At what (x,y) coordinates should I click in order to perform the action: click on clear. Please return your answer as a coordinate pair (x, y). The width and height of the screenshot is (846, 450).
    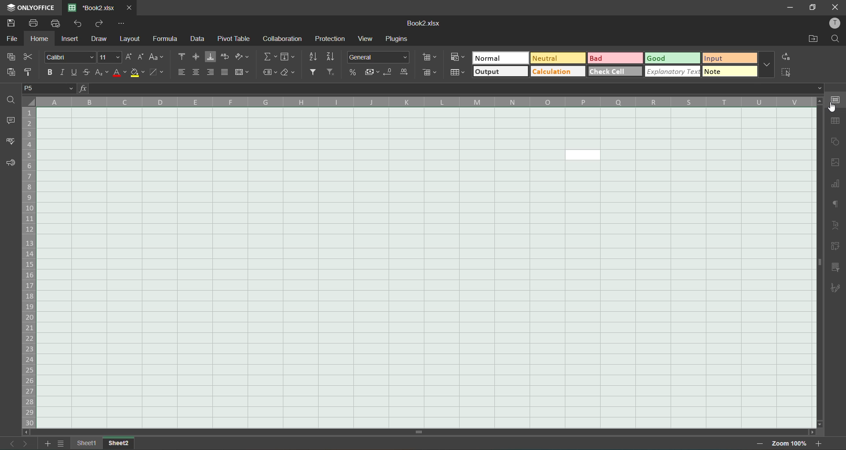
    Looking at the image, I should click on (291, 74).